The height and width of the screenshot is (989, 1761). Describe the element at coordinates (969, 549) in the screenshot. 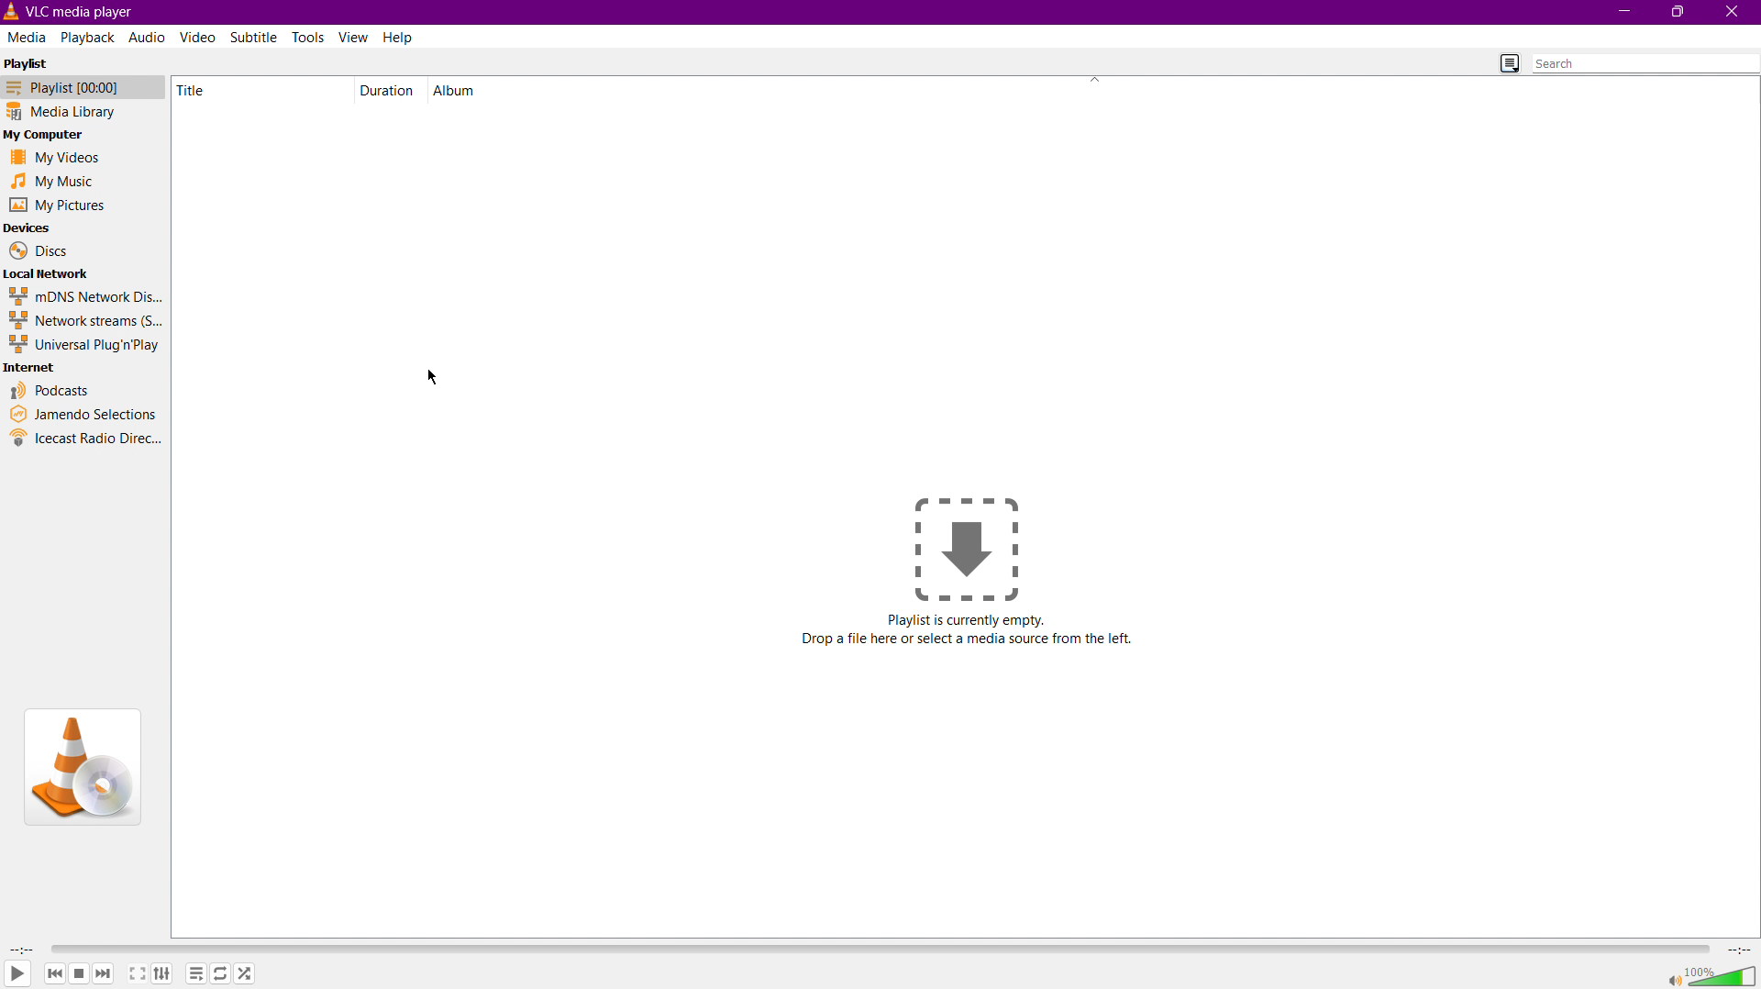

I see `Drop a file Icon` at that location.